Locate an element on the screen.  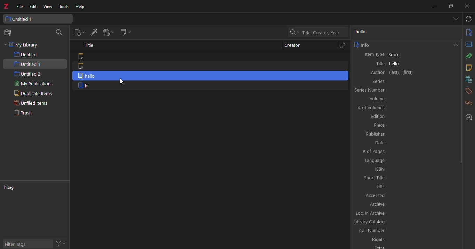
date is located at coordinates (380, 143).